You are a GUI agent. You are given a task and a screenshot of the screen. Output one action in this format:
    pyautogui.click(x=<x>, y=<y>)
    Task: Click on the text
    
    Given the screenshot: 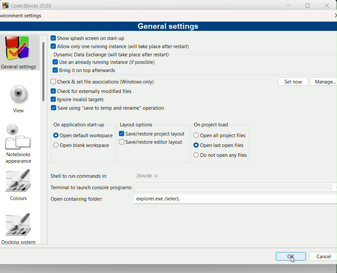 What is the action you would take?
    pyautogui.click(x=111, y=62)
    